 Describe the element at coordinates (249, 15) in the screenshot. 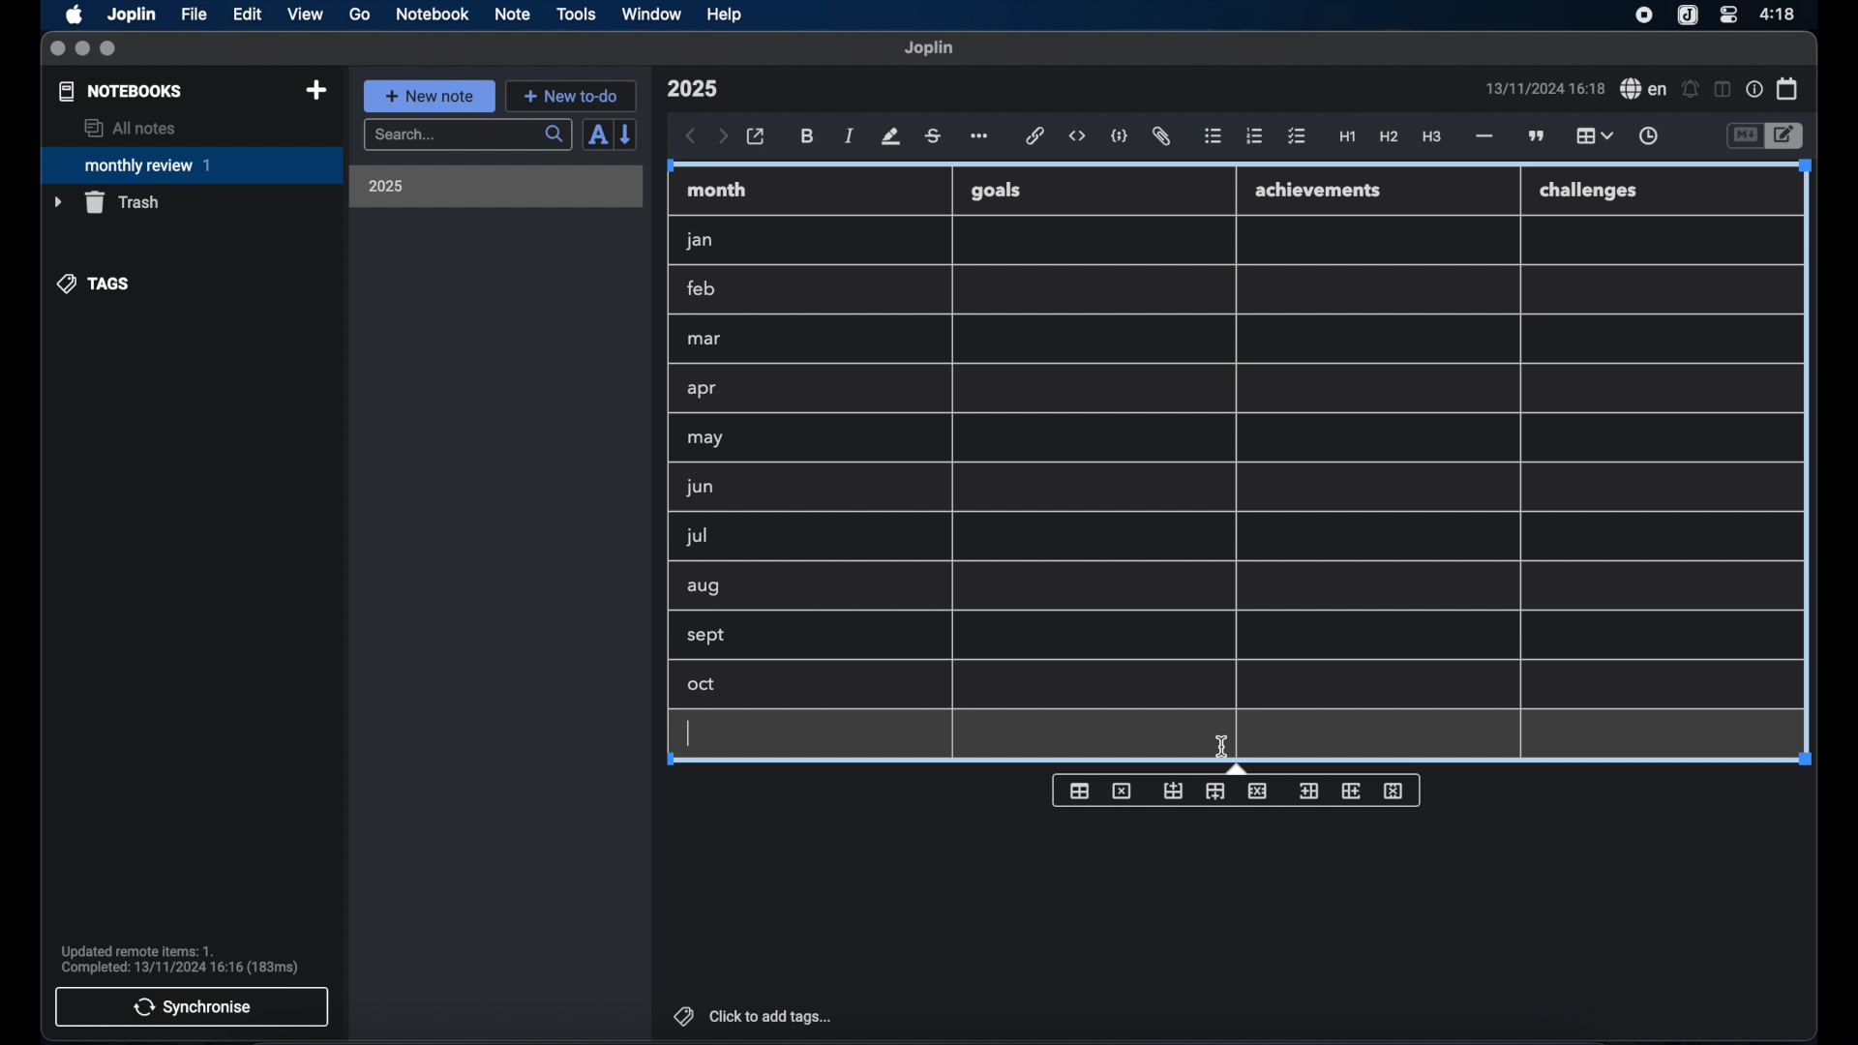

I see `edit` at that location.